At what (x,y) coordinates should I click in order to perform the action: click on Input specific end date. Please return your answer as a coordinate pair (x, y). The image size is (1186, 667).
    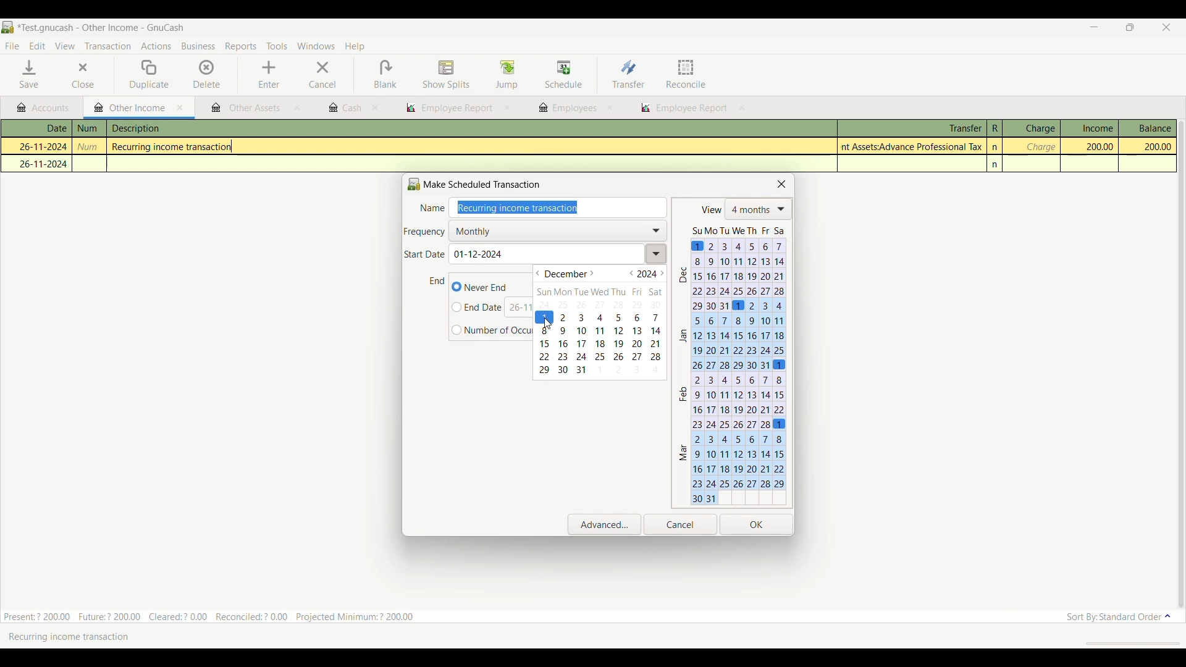
    Looking at the image, I should click on (477, 308).